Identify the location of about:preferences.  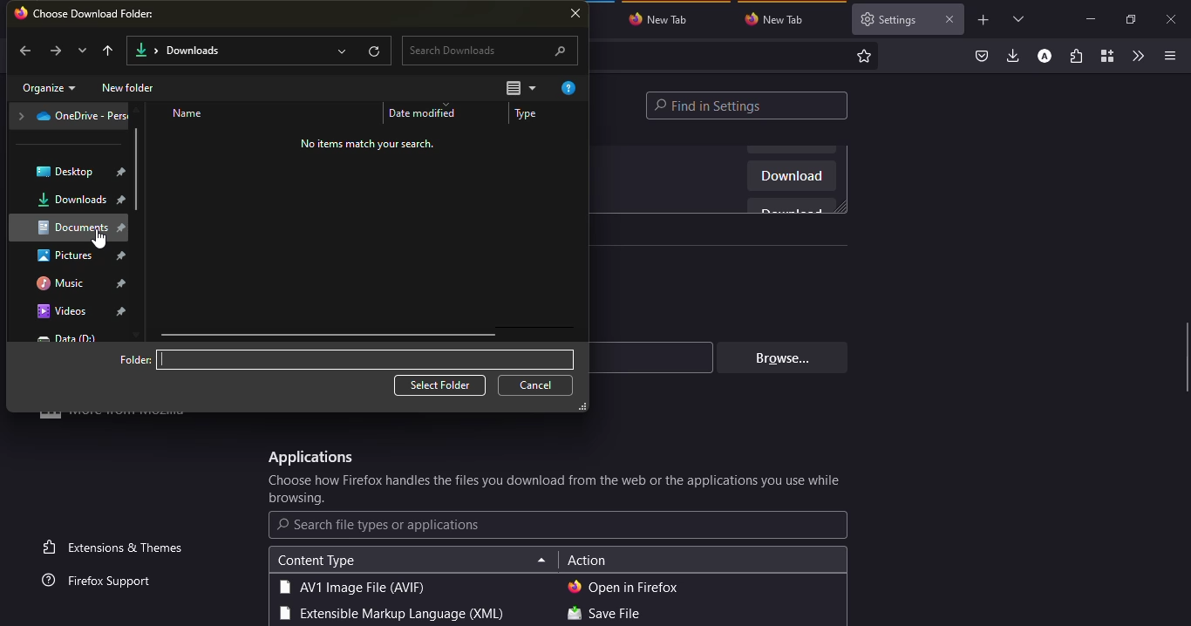
(733, 56).